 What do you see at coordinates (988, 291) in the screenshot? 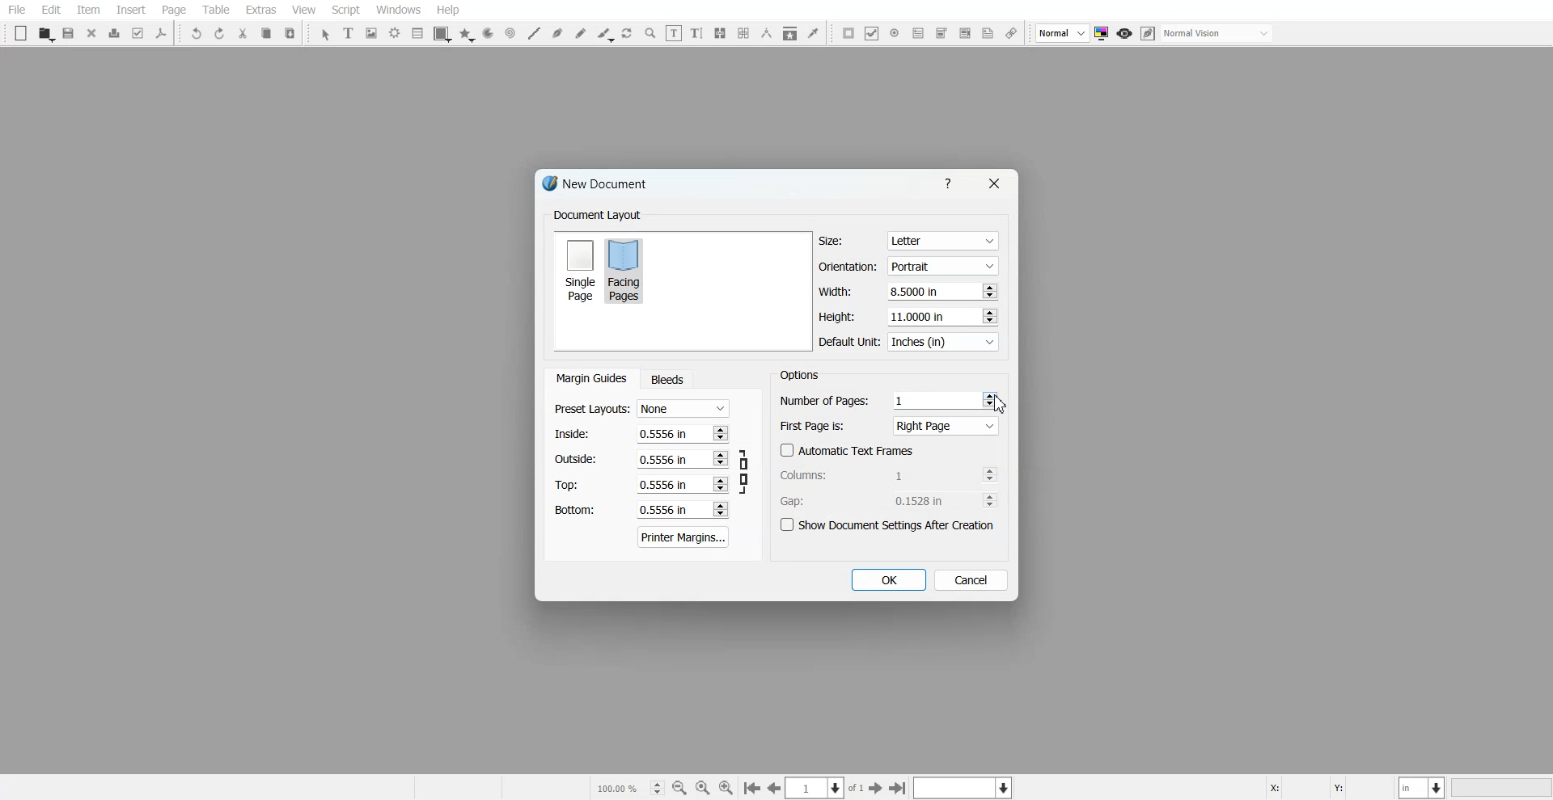
I see `Increase and decrease No. ` at bounding box center [988, 291].